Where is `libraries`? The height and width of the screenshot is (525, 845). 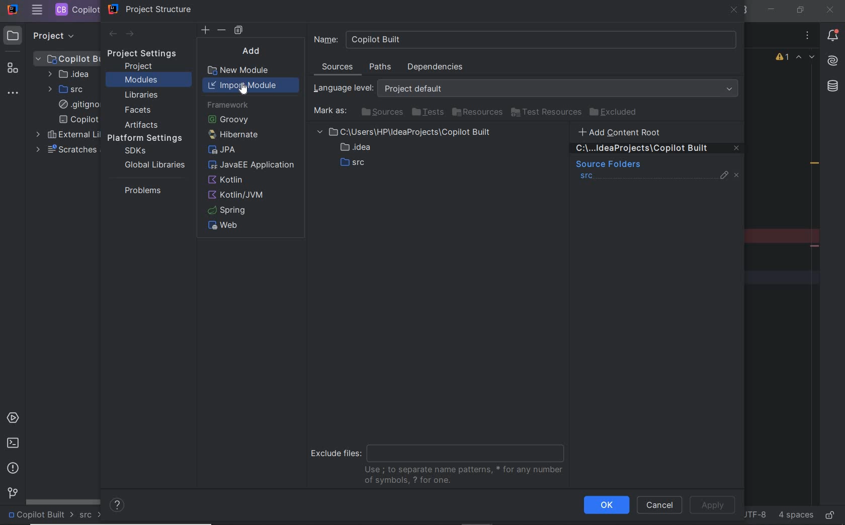
libraries is located at coordinates (142, 96).